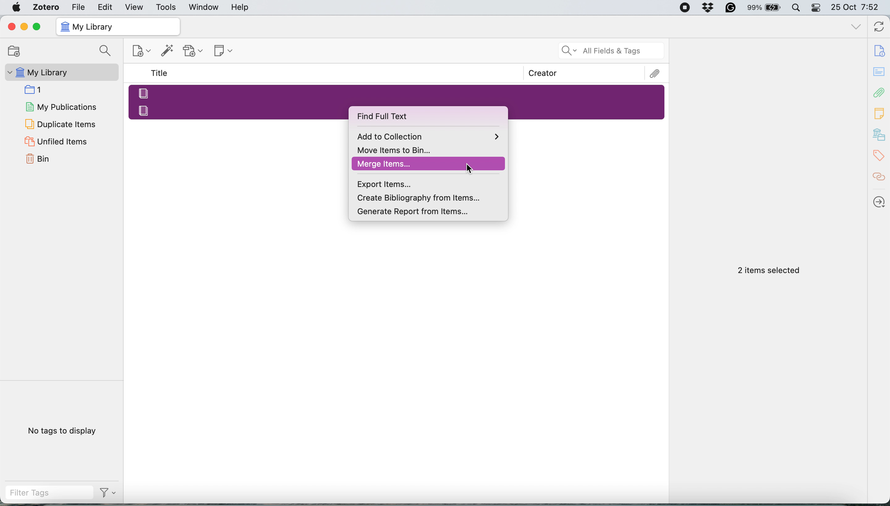 Image resolution: width=890 pixels, height=506 pixels. Describe the element at coordinates (880, 72) in the screenshot. I see `notes` at that location.